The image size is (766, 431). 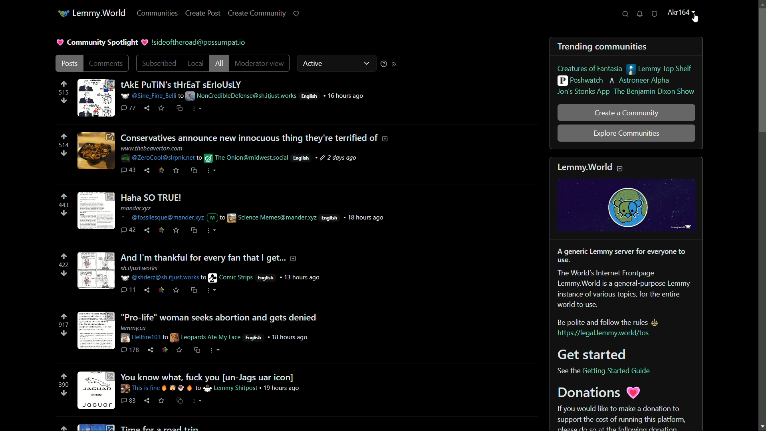 What do you see at coordinates (625, 133) in the screenshot?
I see `explore communities` at bounding box center [625, 133].